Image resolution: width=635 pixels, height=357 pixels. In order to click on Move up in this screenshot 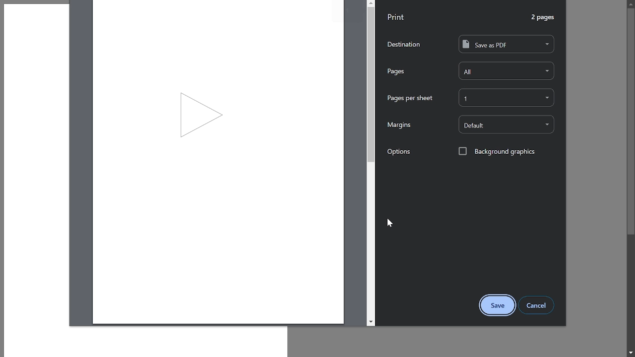, I will do `click(372, 2)`.